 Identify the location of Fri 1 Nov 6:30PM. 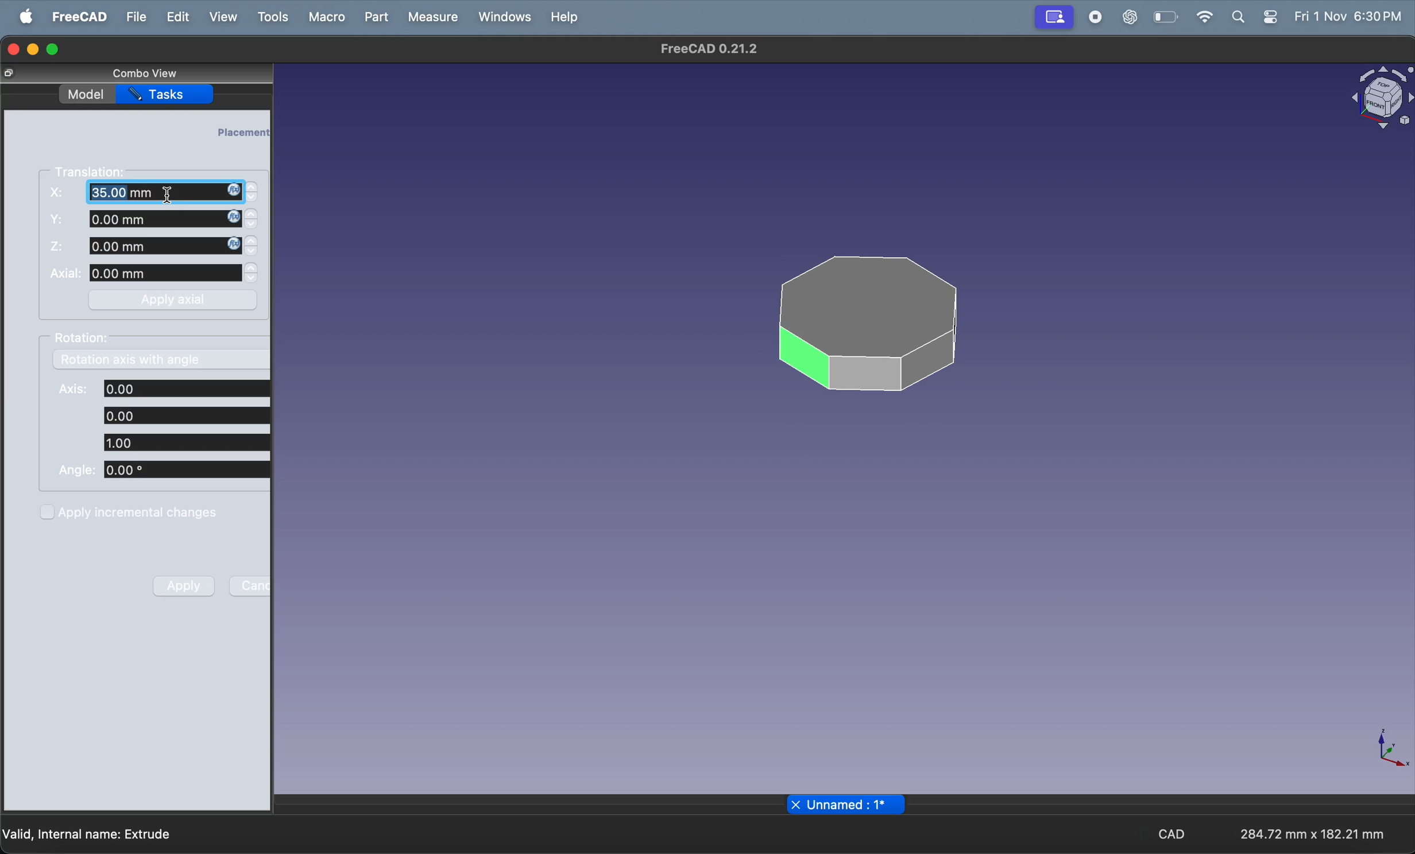
(1350, 17).